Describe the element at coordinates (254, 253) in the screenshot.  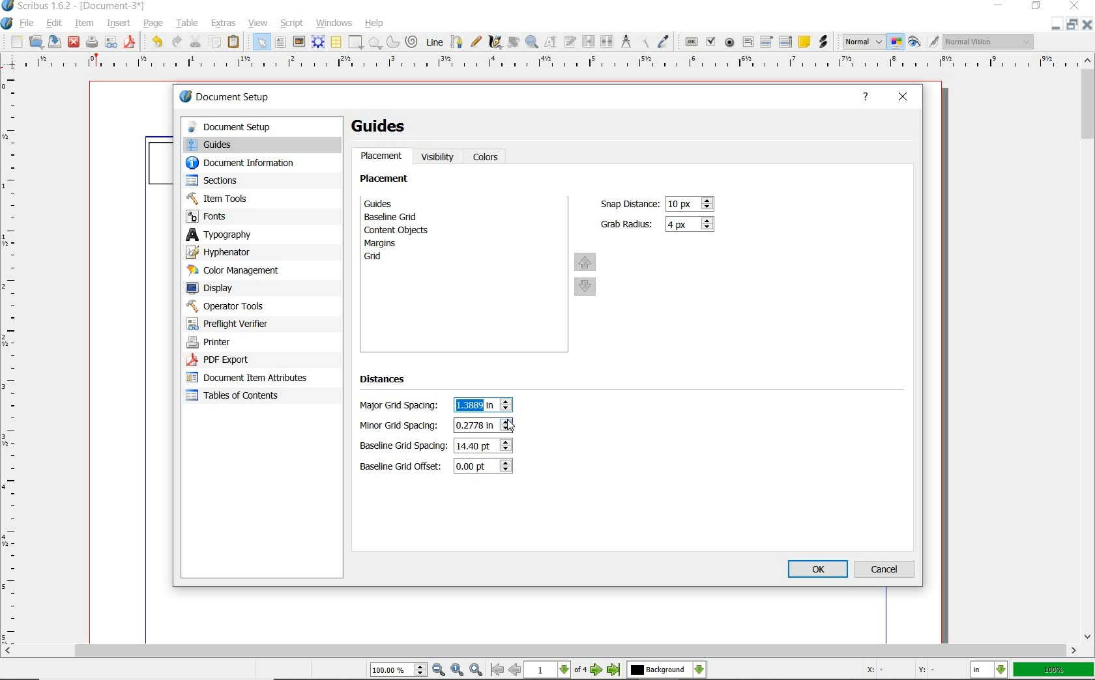
I see `hyphenator` at that location.